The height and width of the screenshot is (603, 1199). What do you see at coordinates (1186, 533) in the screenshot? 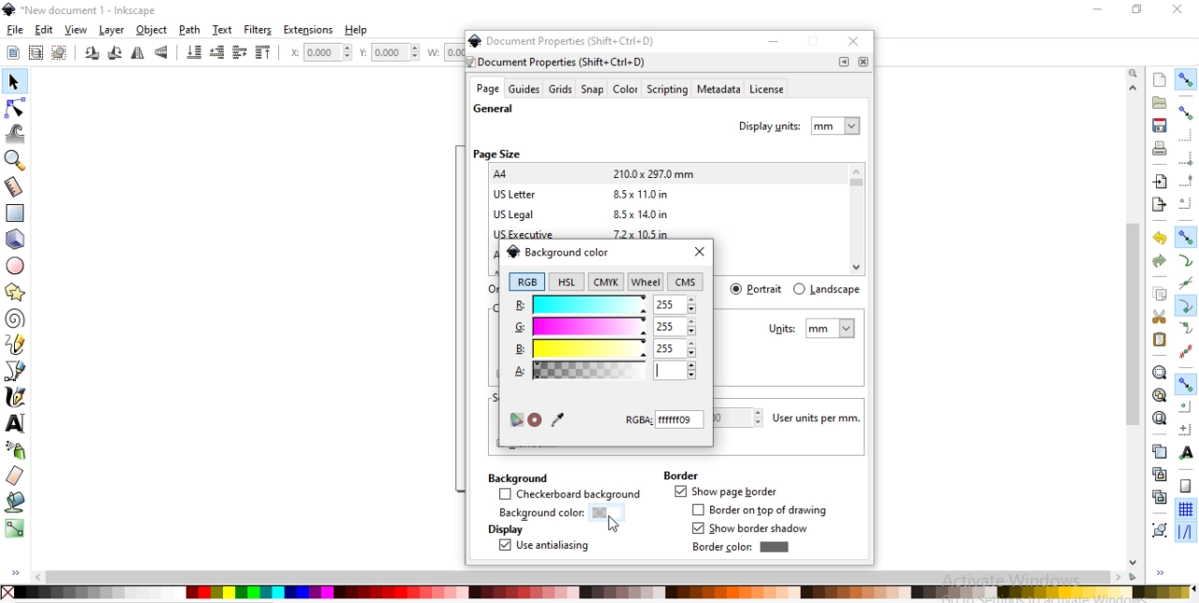
I see `snap guide` at bounding box center [1186, 533].